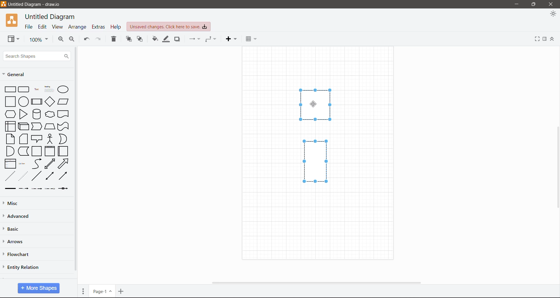 This screenshot has width=560, height=298. Describe the element at coordinates (18, 75) in the screenshot. I see `General` at that location.